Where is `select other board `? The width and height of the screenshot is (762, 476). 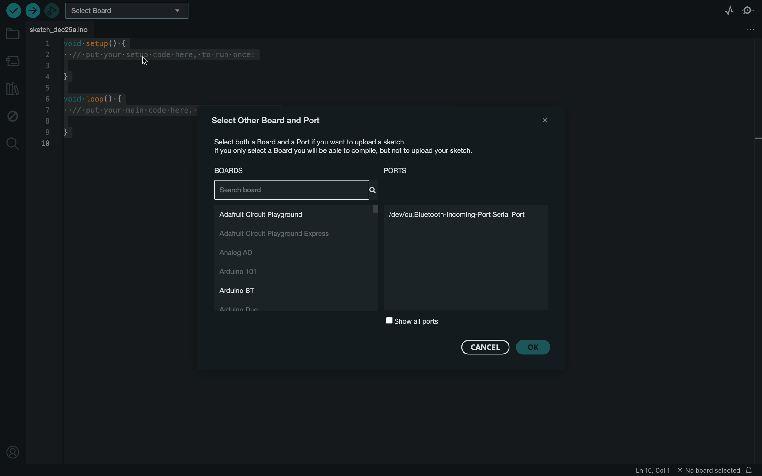
select other board  is located at coordinates (268, 120).